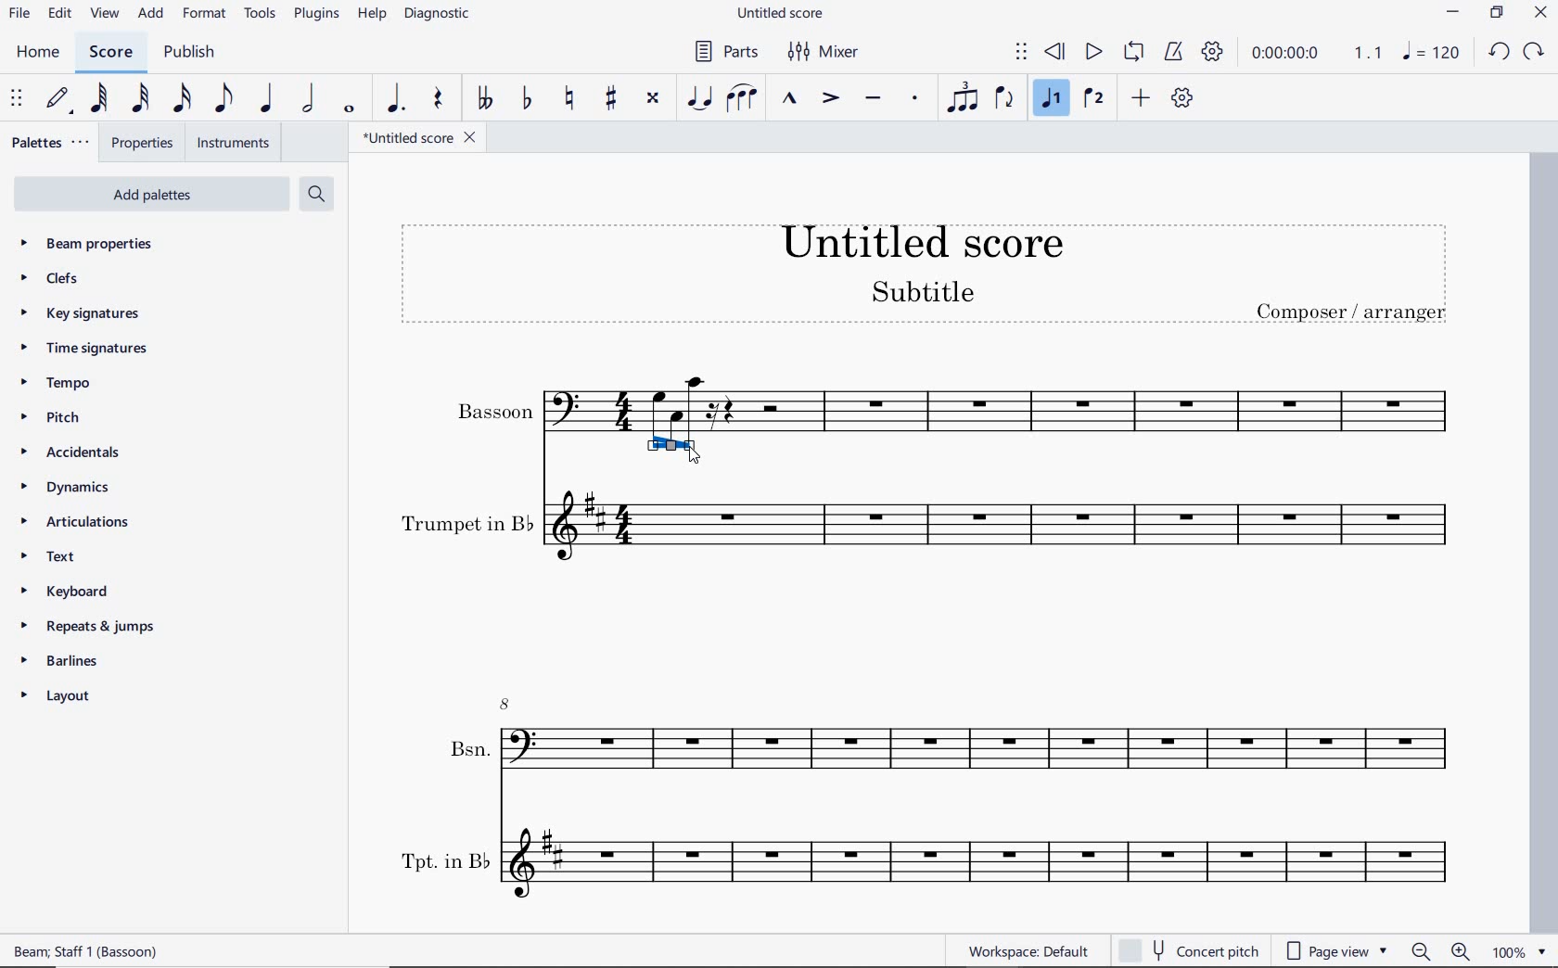 The height and width of the screenshot is (968, 1558). Describe the element at coordinates (916, 99) in the screenshot. I see `staccato` at that location.